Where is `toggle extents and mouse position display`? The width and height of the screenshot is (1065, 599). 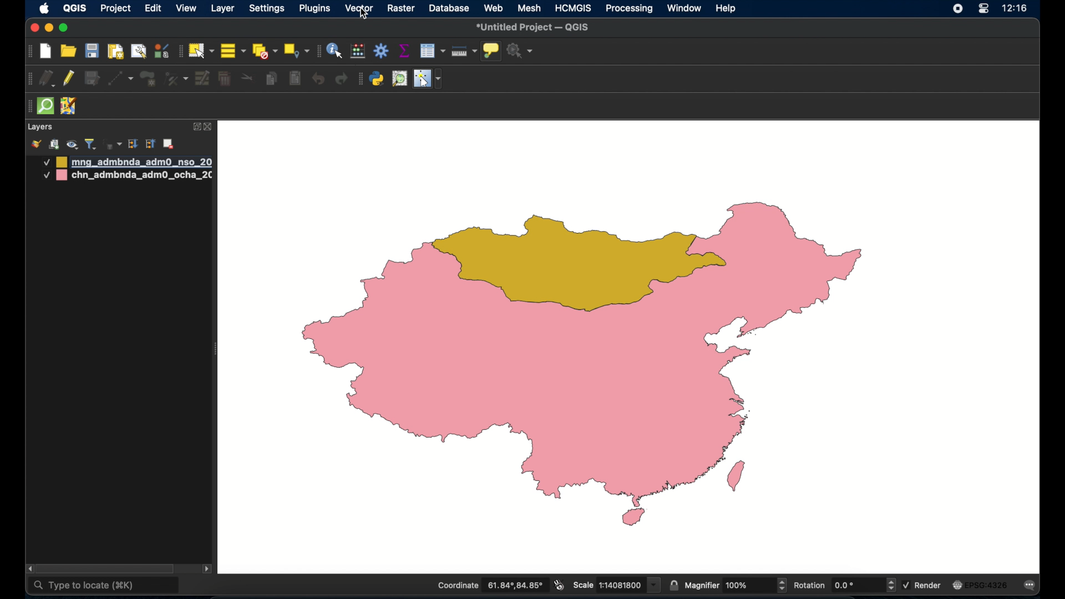 toggle extents and mouse position display is located at coordinates (557, 585).